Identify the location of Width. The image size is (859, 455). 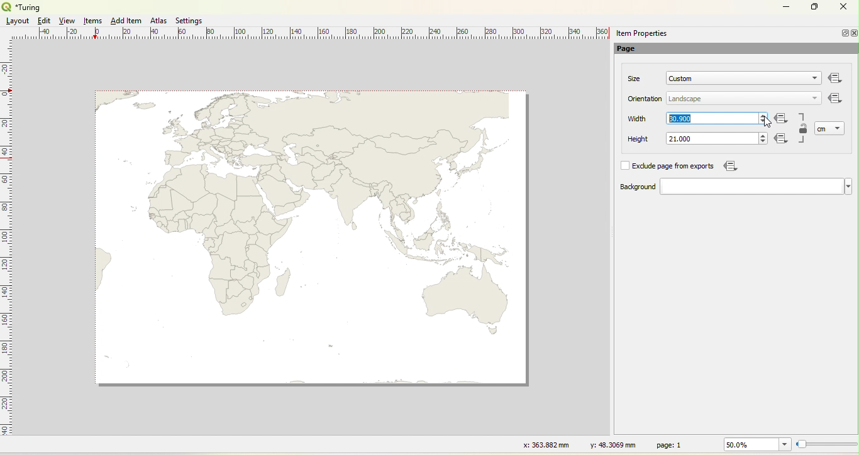
(638, 119).